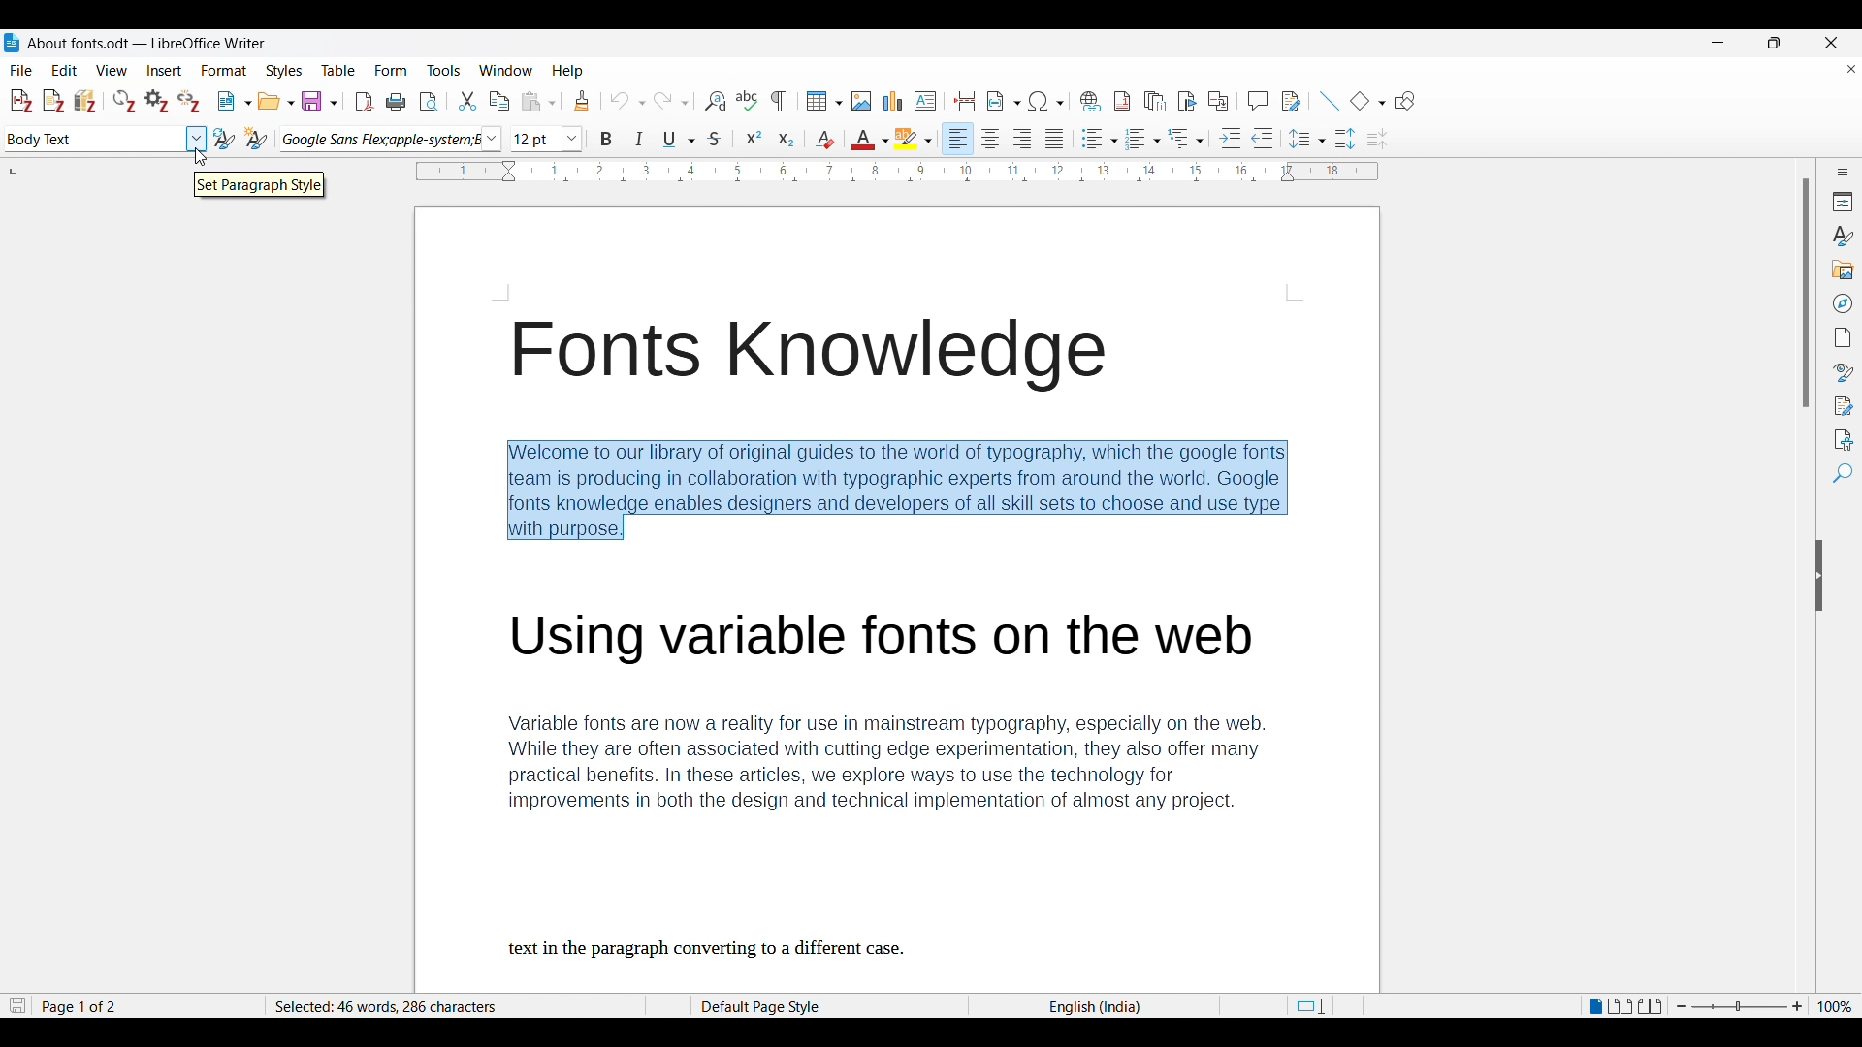  I want to click on Insert bookmark, so click(1188, 102).